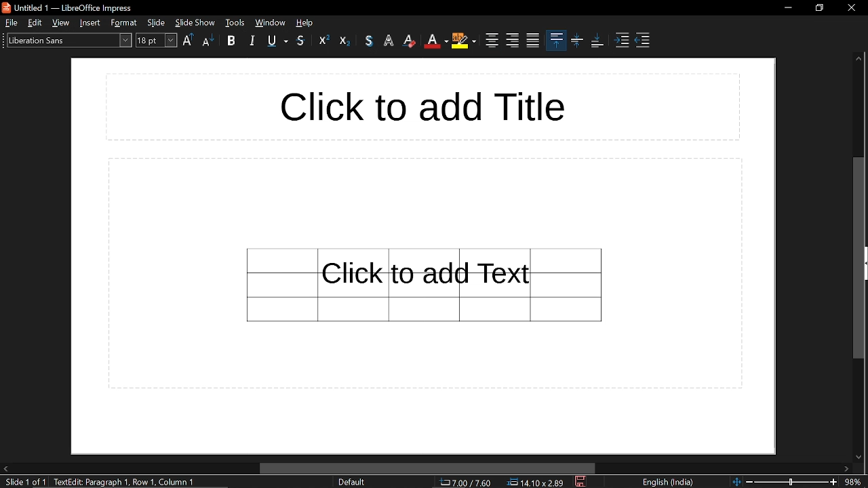  I want to click on title space, so click(420, 106).